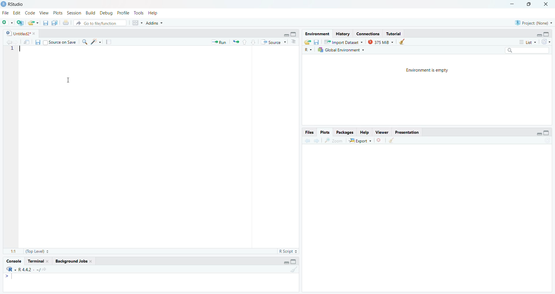 The image size is (555, 294). Describe the element at coordinates (36, 269) in the screenshot. I see `r4.42/` at that location.